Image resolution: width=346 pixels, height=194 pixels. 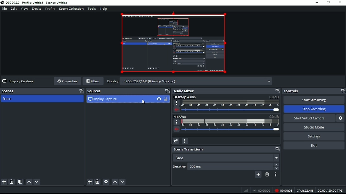 What do you see at coordinates (24, 9) in the screenshot?
I see `View` at bounding box center [24, 9].